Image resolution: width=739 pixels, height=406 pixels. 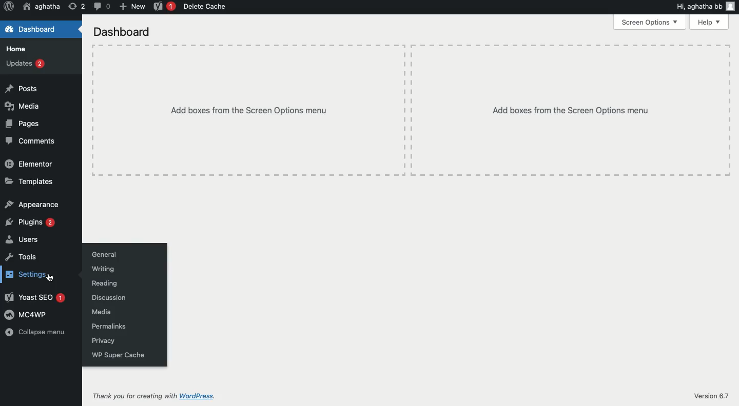 I want to click on Elementor, so click(x=28, y=164).